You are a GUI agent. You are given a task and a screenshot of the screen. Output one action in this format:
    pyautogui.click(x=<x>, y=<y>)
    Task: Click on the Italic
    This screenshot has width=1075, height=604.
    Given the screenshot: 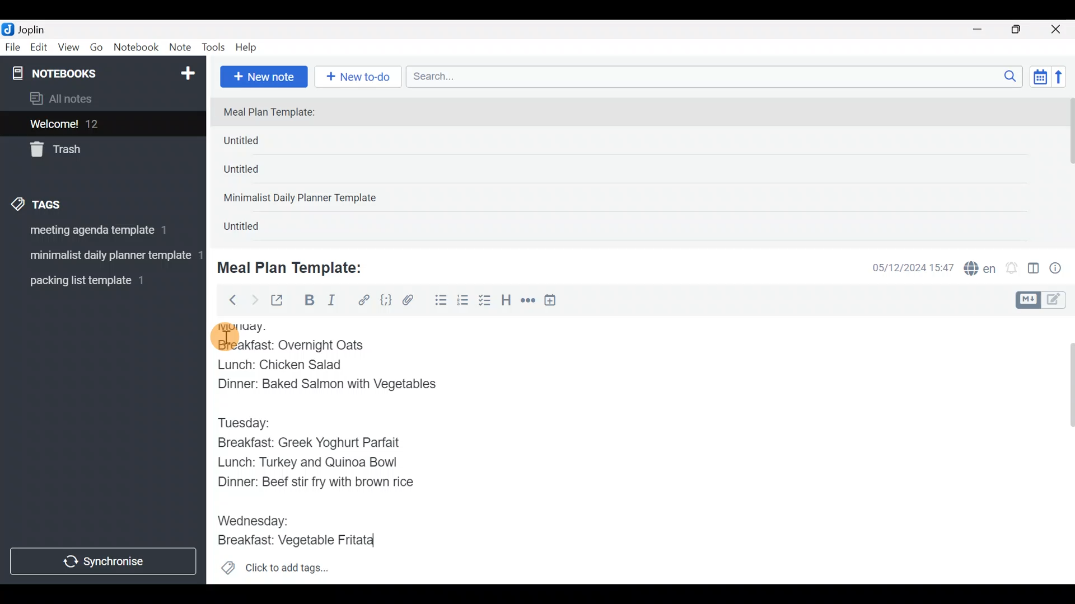 What is the action you would take?
    pyautogui.click(x=330, y=303)
    